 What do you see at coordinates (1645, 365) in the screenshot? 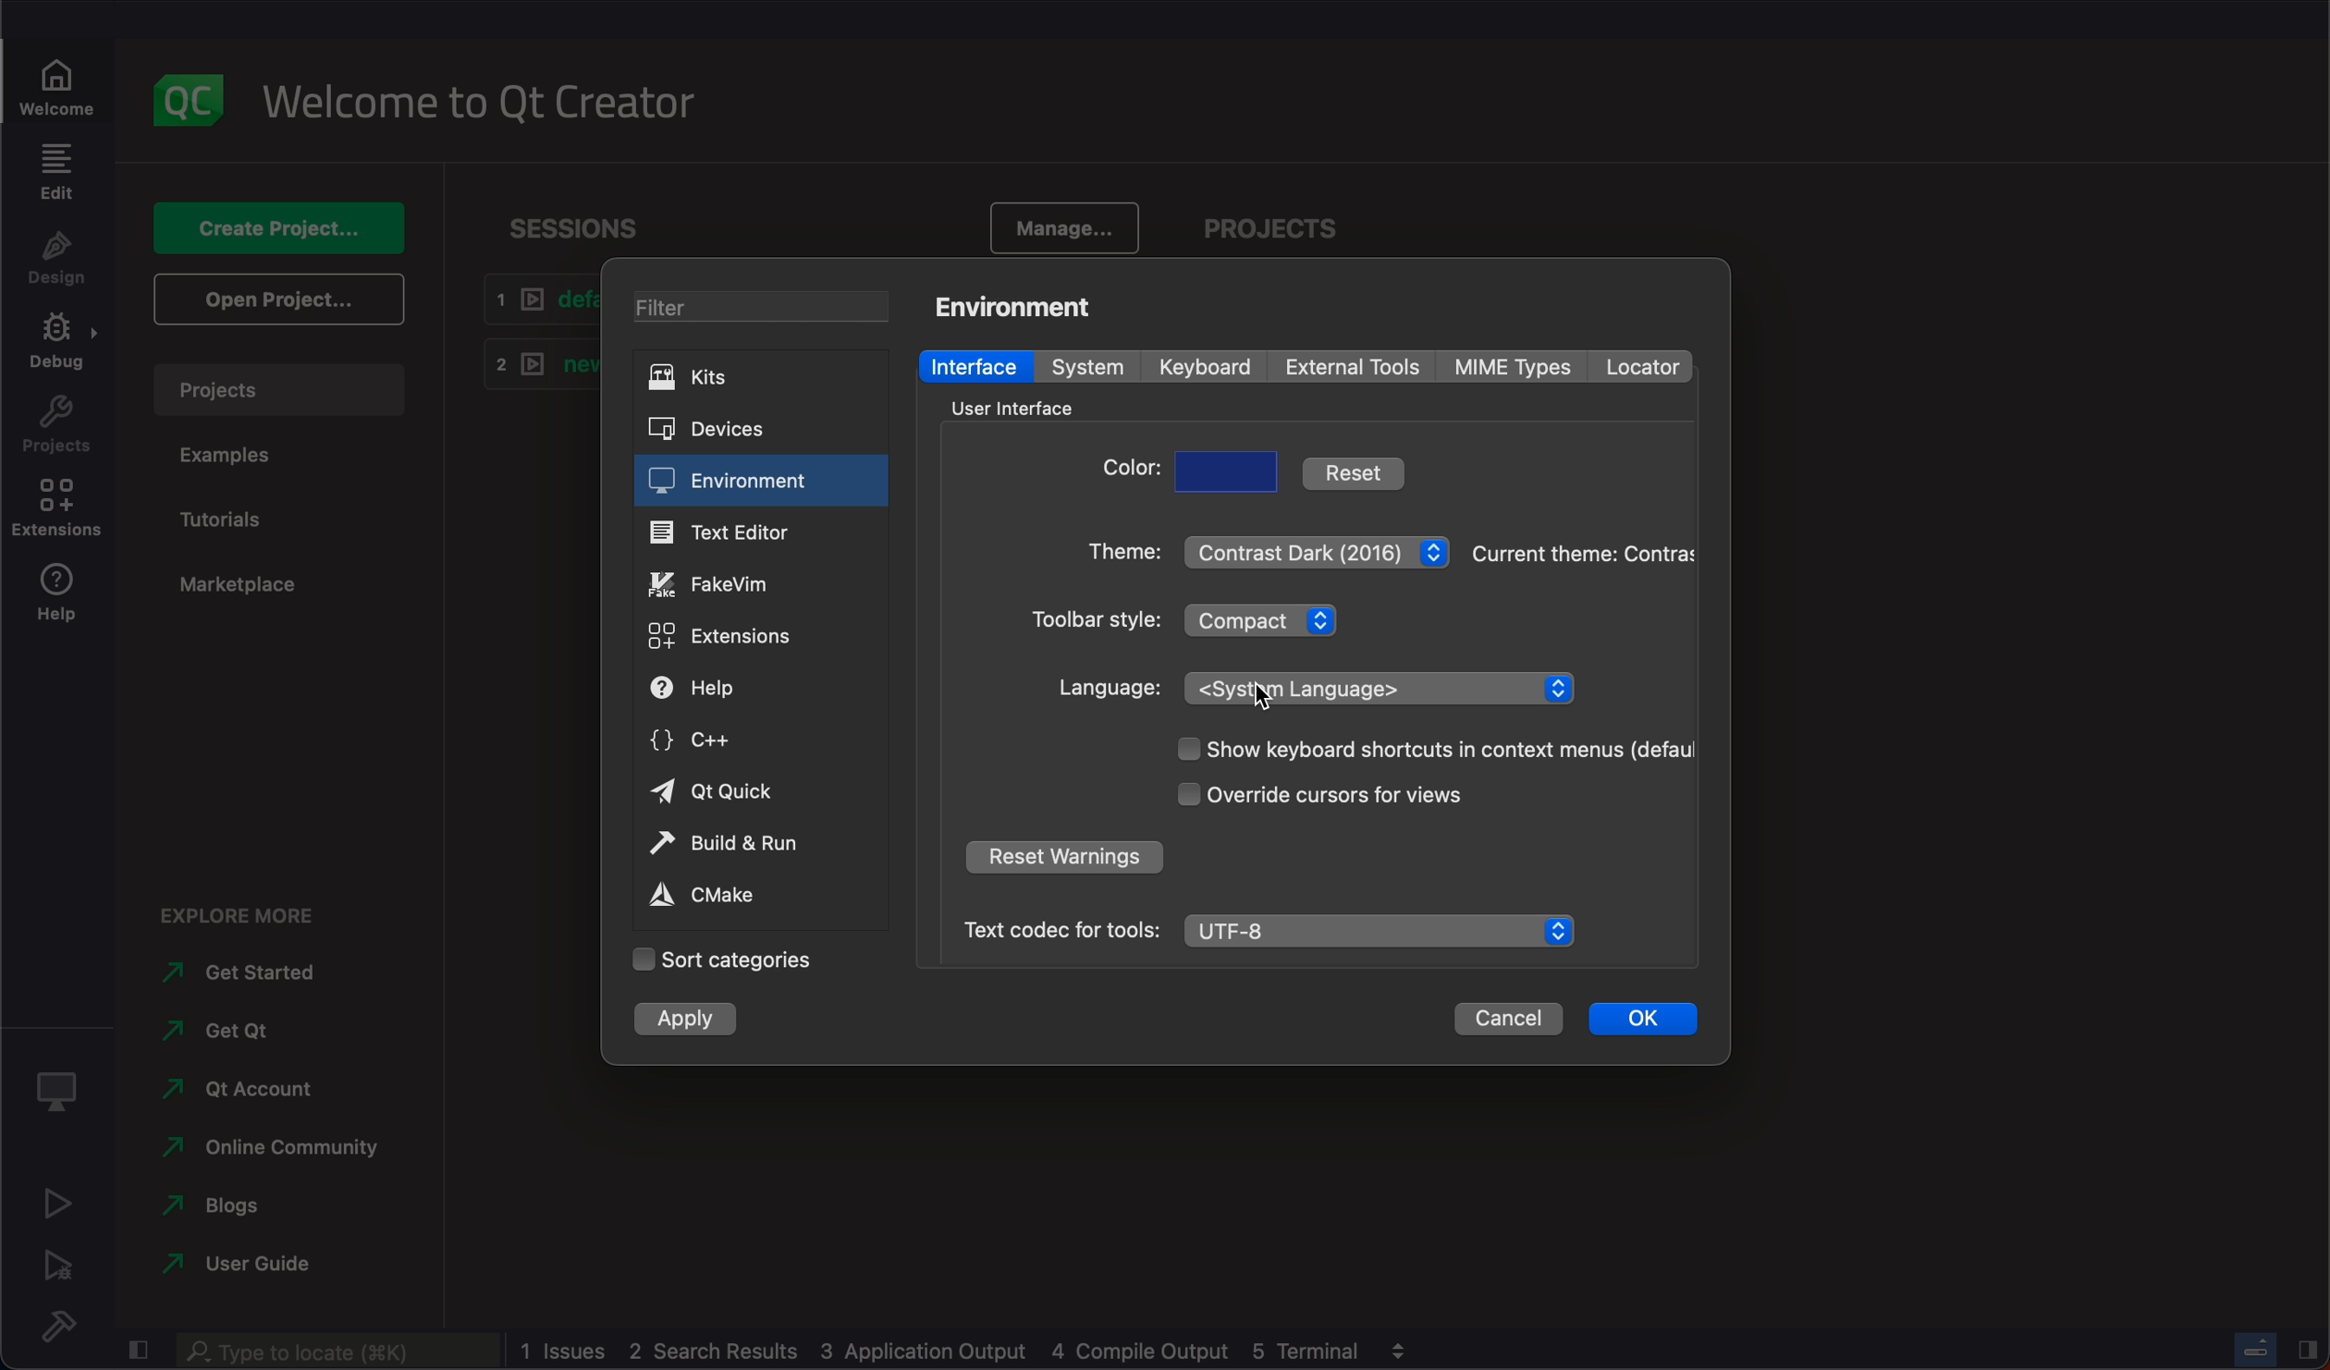
I see `locator` at bounding box center [1645, 365].